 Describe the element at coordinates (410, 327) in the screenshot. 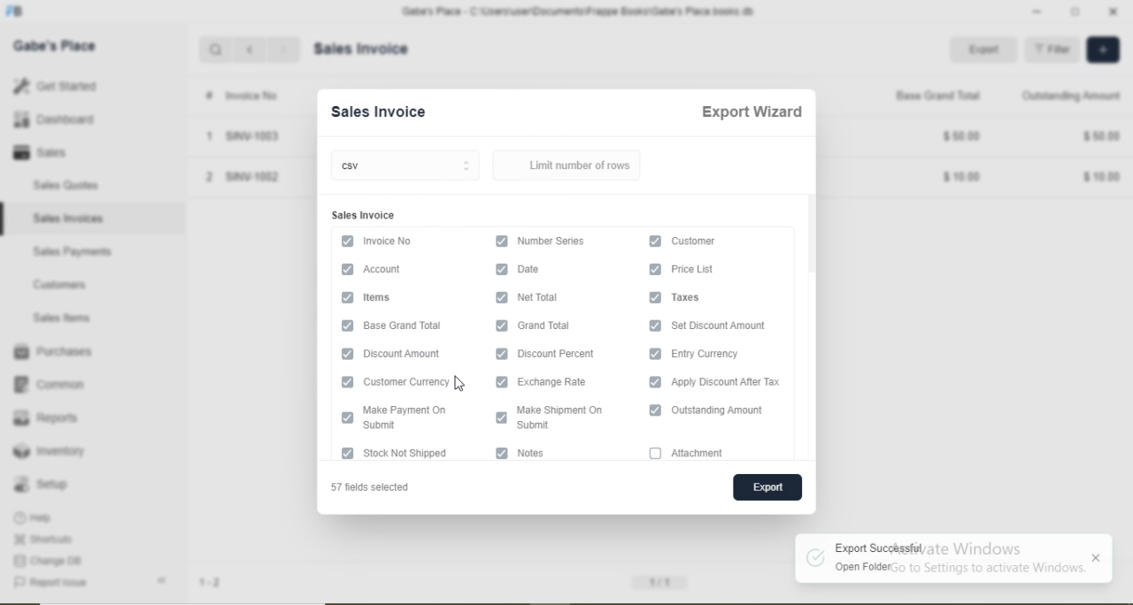

I see `Base Grand Total` at that location.